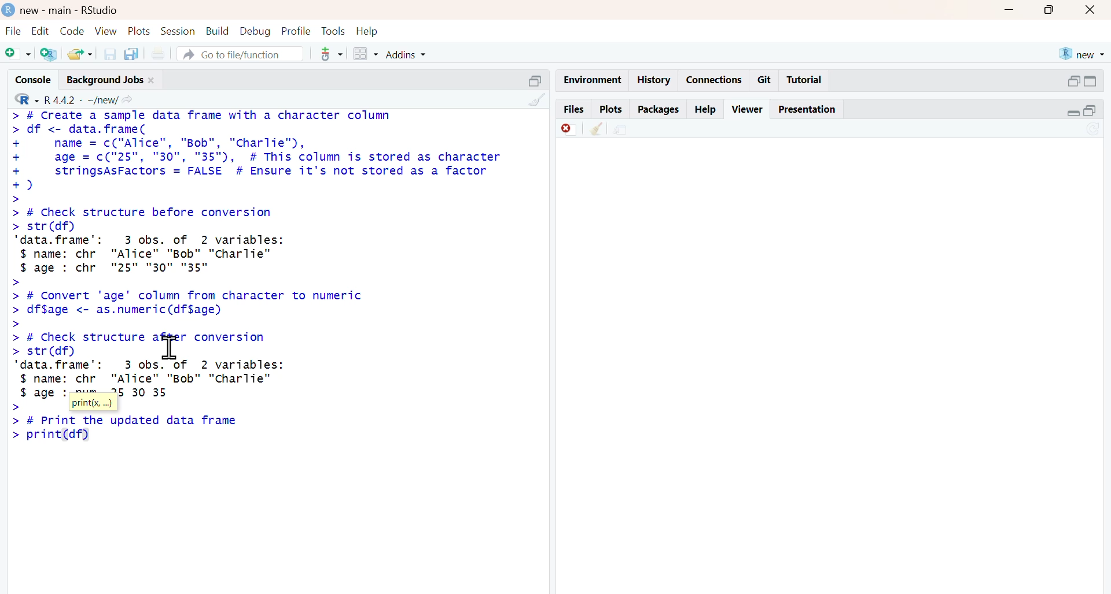  I want to click on , so click(536, 81).